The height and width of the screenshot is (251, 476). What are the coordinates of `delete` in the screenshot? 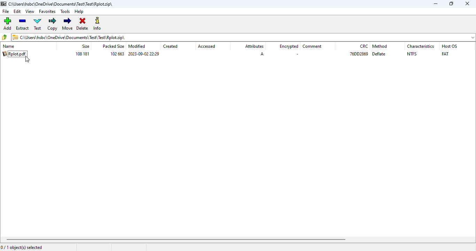 It's located at (82, 23).